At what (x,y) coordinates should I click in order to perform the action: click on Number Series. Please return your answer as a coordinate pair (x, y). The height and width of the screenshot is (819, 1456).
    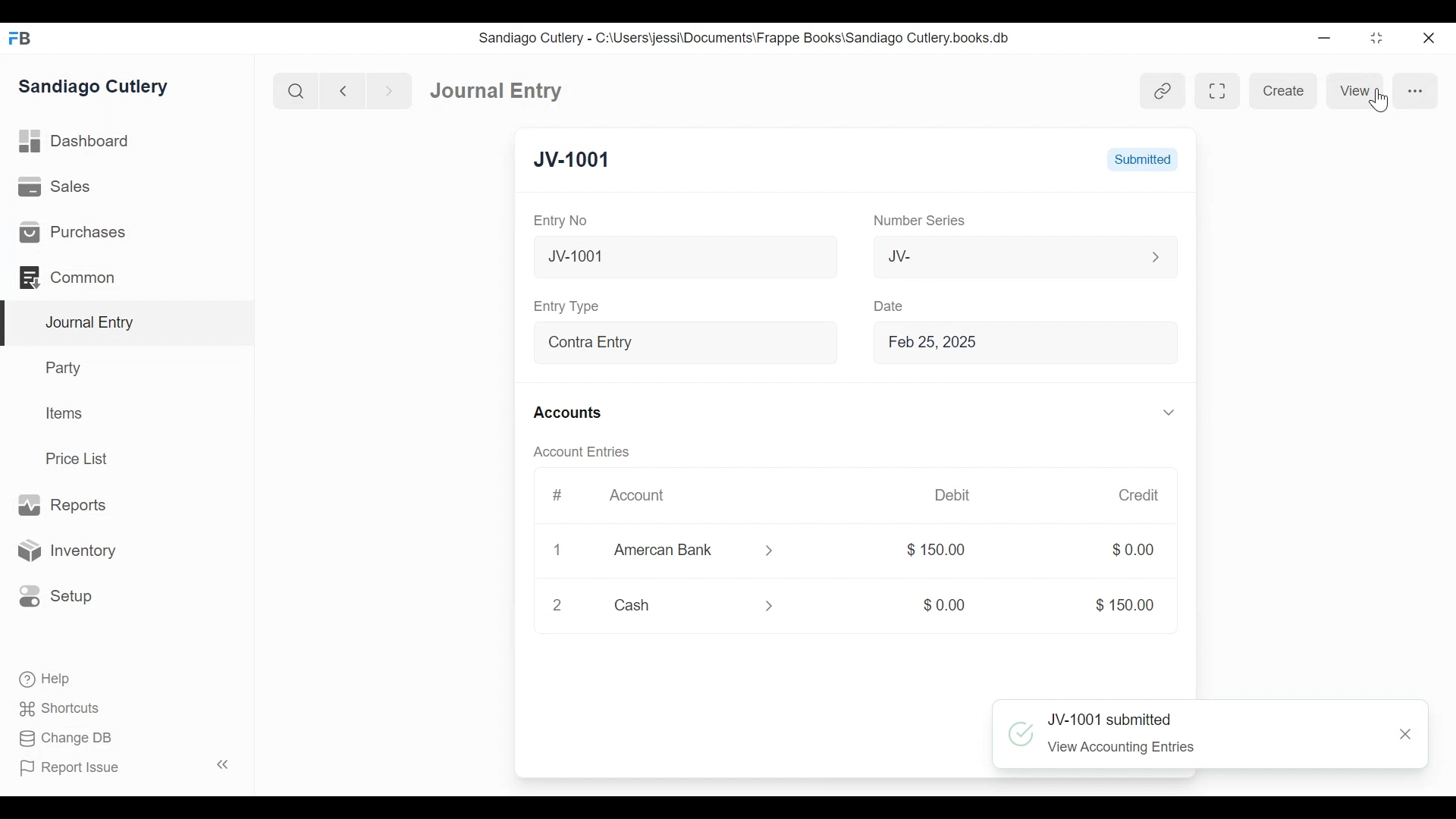
    Looking at the image, I should click on (917, 221).